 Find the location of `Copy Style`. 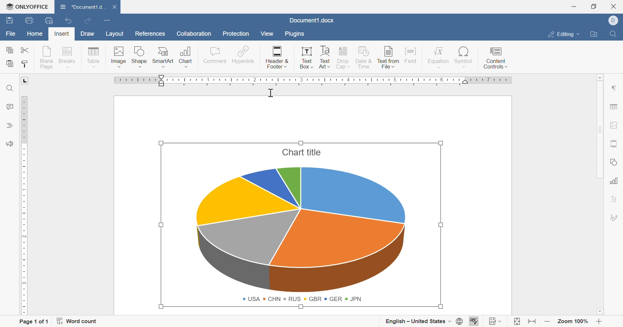

Copy Style is located at coordinates (25, 66).